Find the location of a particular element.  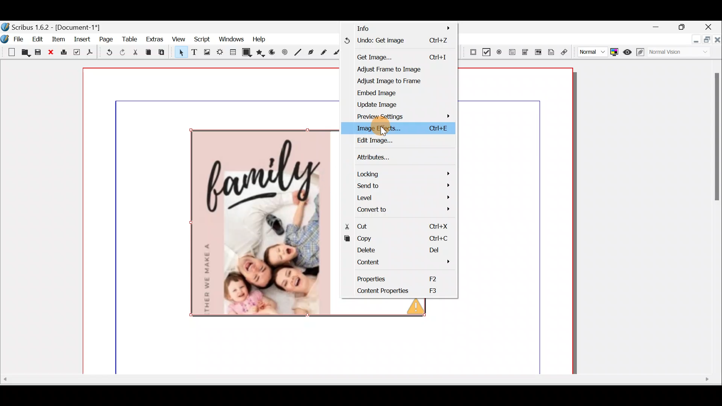

Close is located at coordinates (51, 53).